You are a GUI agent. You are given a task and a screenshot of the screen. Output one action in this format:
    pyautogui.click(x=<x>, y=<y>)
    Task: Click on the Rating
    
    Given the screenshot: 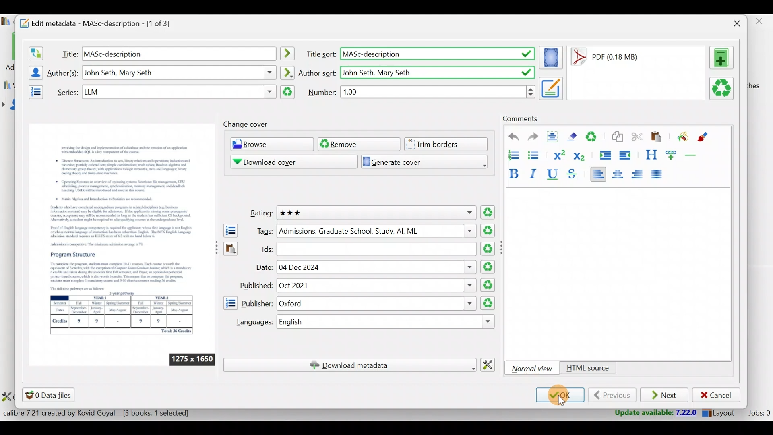 What is the action you would take?
    pyautogui.click(x=259, y=214)
    